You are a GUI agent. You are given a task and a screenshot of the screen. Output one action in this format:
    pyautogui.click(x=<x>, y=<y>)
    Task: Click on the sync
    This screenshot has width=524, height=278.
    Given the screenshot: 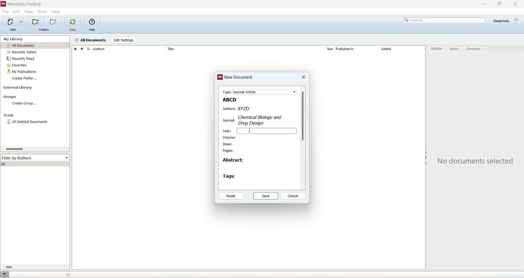 What is the action you would take?
    pyautogui.click(x=73, y=30)
    